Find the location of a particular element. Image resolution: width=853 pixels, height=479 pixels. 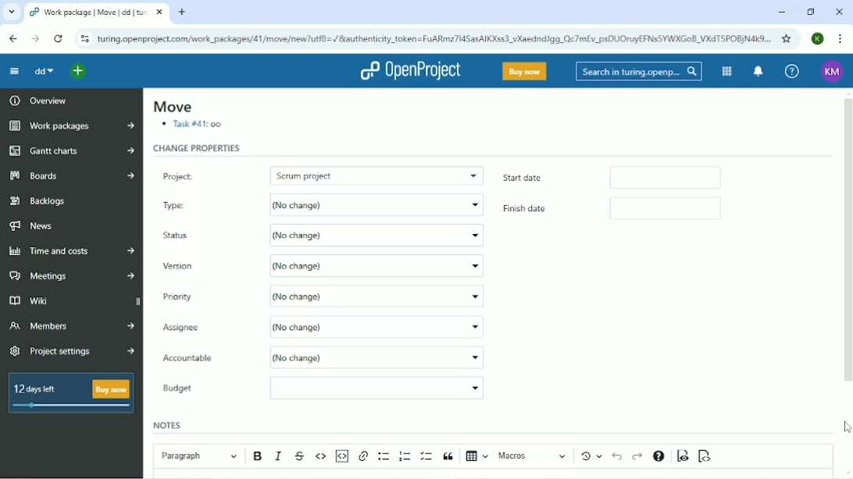

Close is located at coordinates (838, 12).